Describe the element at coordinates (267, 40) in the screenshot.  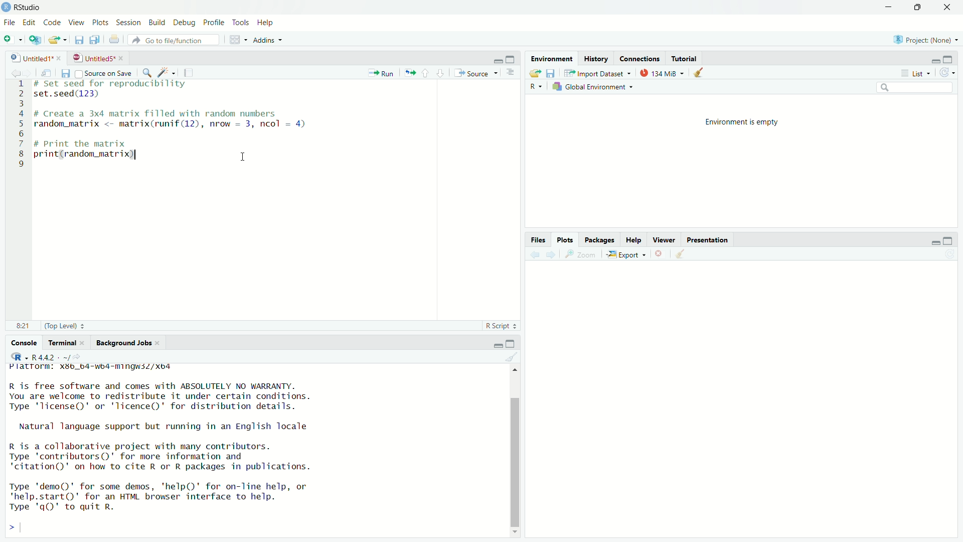
I see `Addins +` at that location.